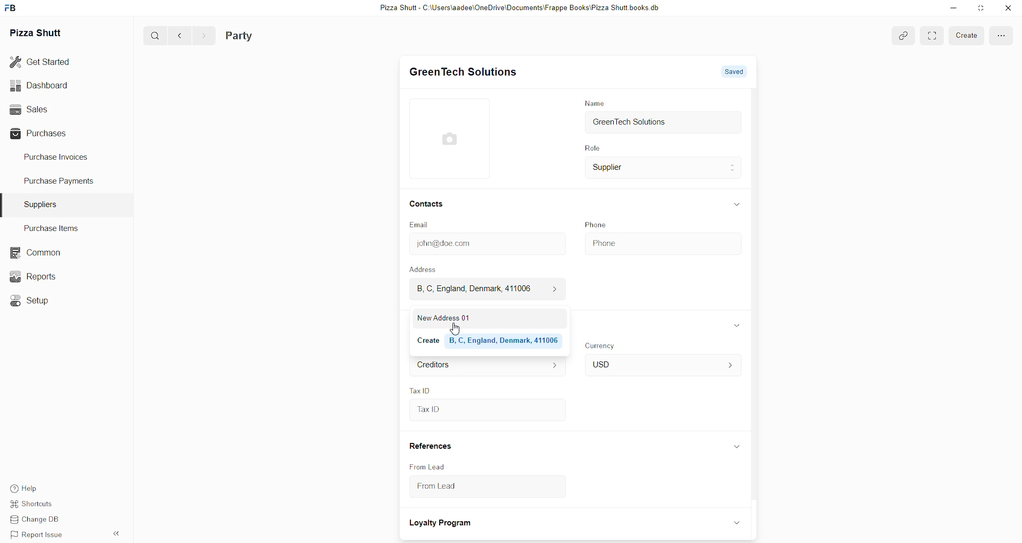  Describe the element at coordinates (1000, 36) in the screenshot. I see `fullscreen` at that location.